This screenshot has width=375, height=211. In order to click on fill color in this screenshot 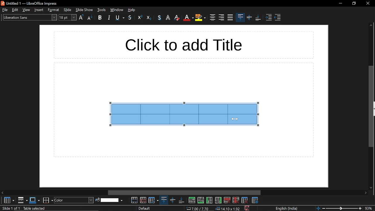, I will do `click(98, 200)`.